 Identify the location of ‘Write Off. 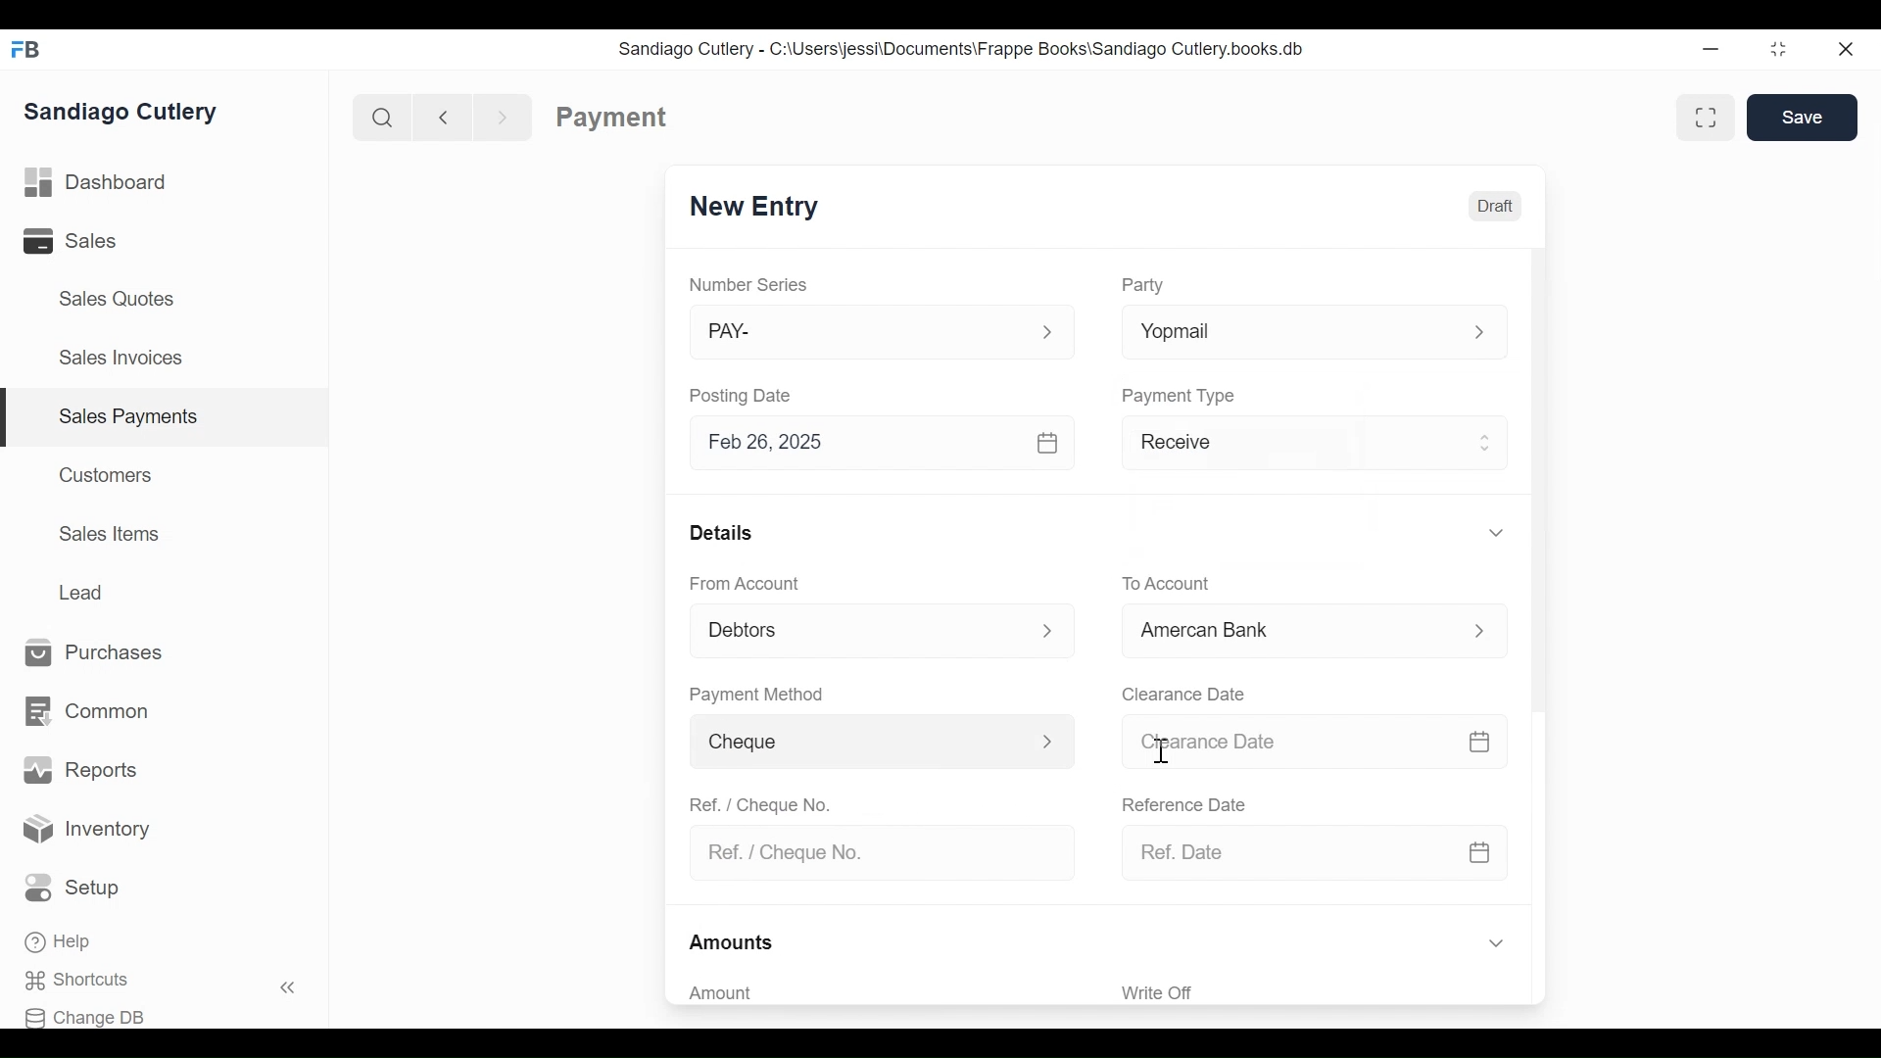
(1317, 992).